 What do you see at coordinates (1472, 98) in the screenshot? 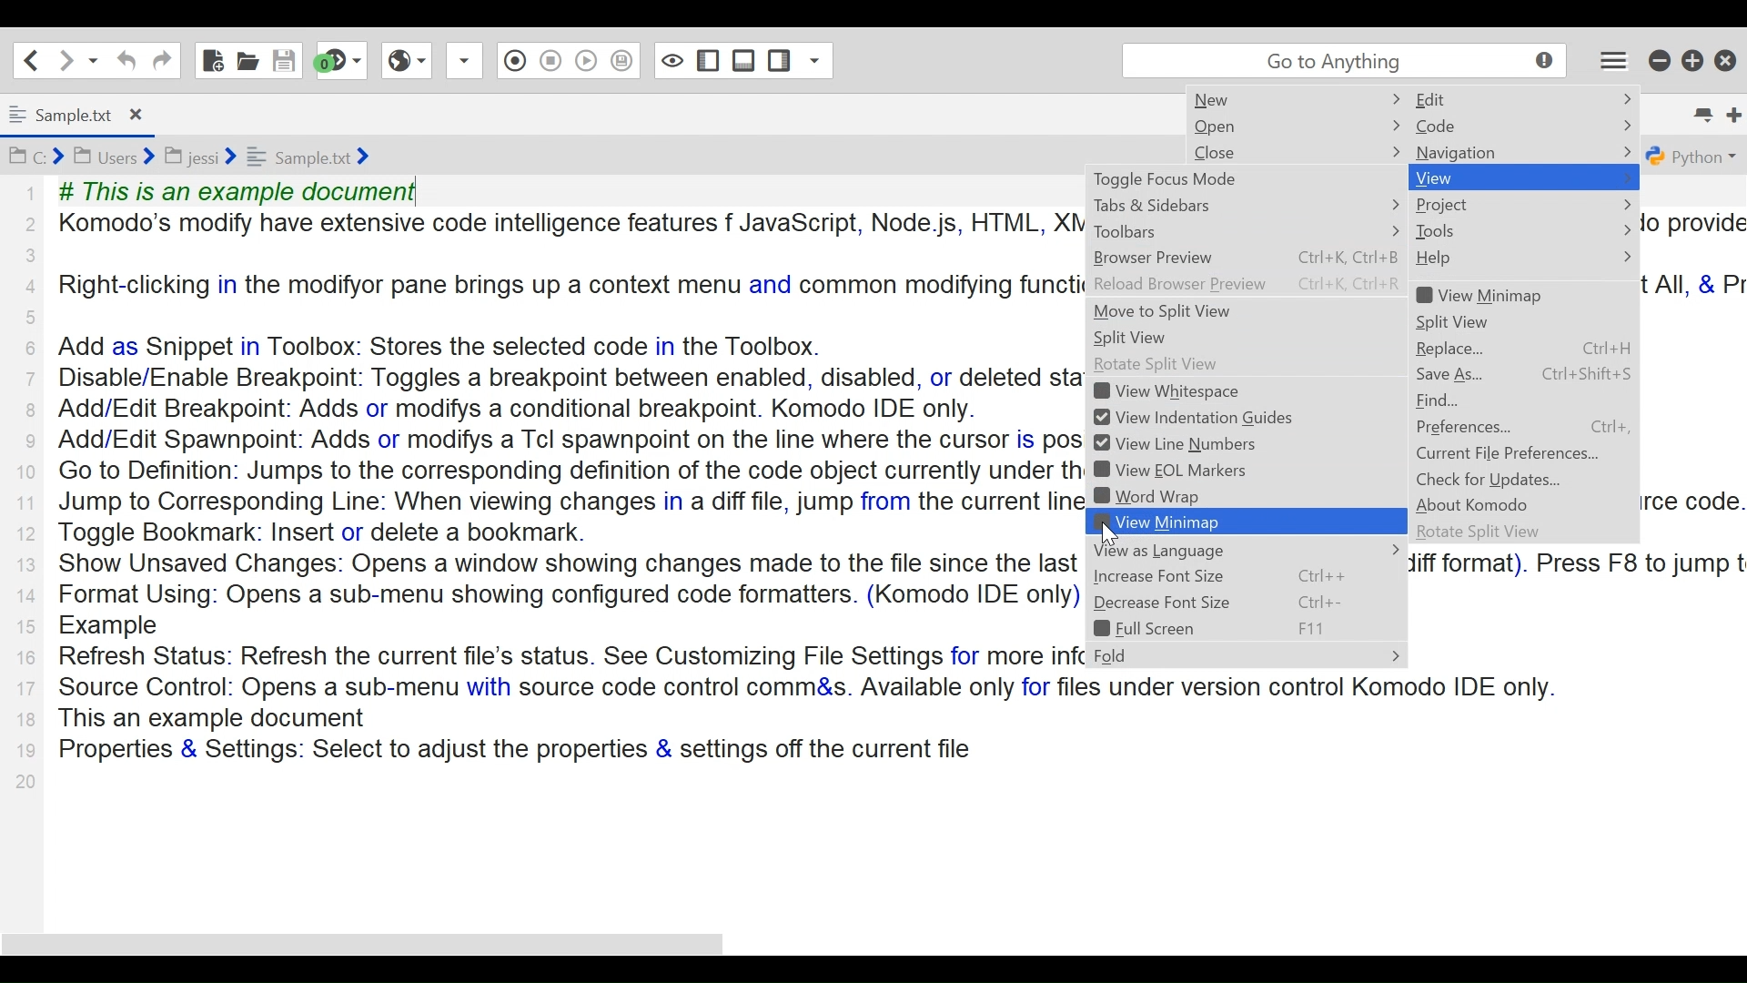
I see `Edit` at bounding box center [1472, 98].